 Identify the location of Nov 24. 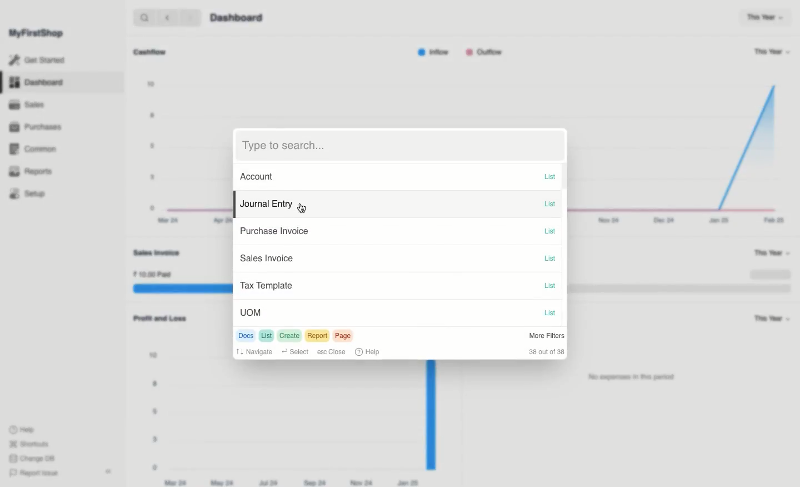
(611, 220).